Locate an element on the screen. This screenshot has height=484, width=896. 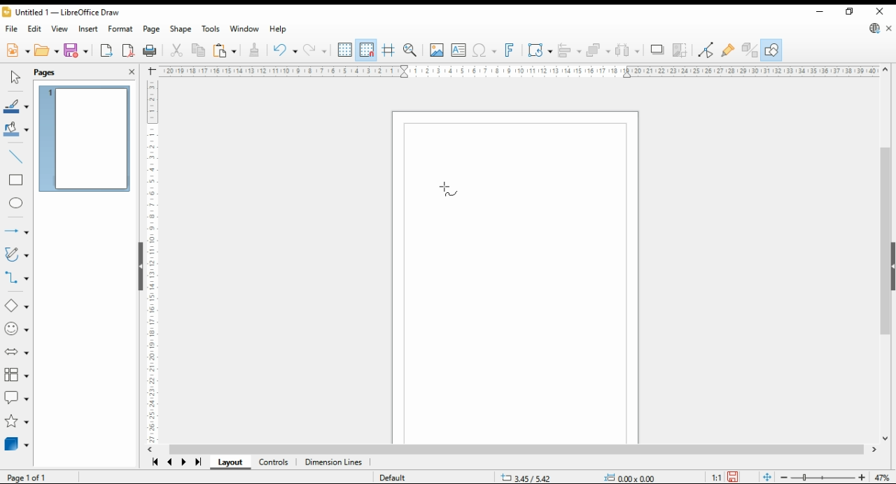
close pane is located at coordinates (130, 72).